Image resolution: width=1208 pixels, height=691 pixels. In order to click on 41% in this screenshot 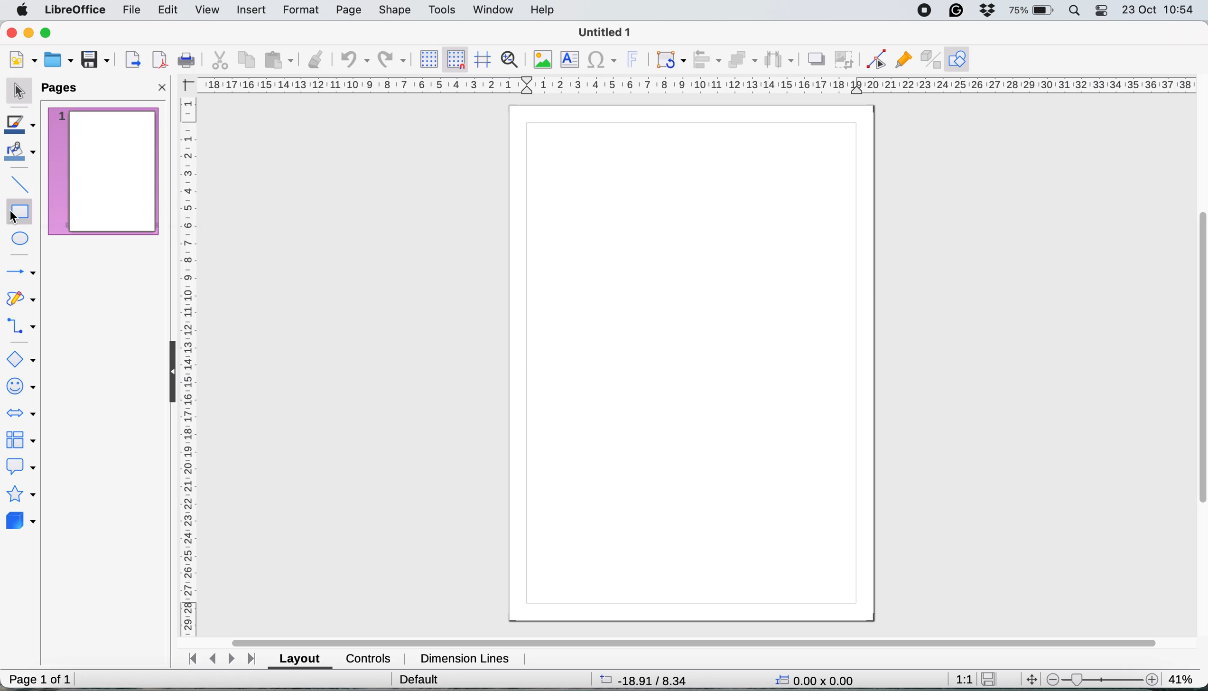, I will do `click(1181, 677)`.